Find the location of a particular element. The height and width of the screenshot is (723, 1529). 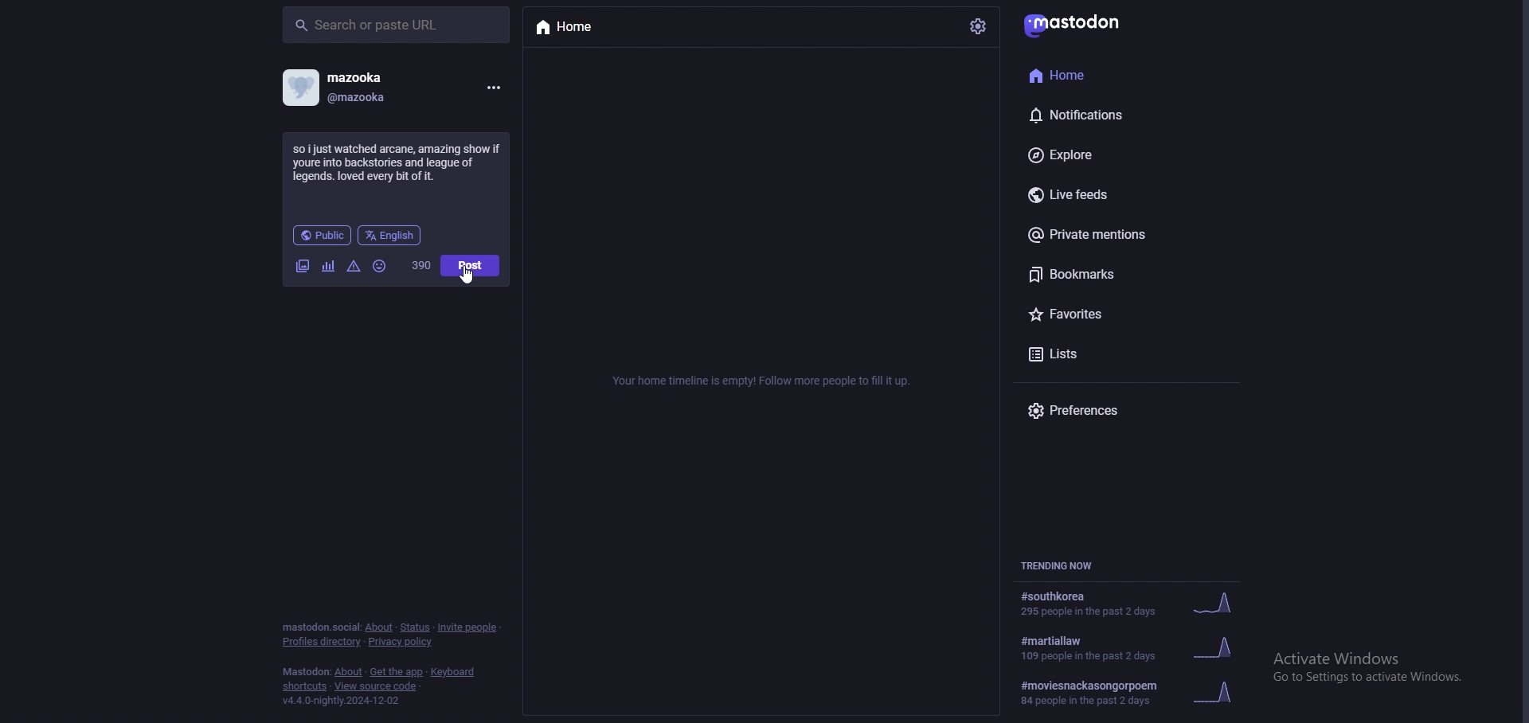

profiles directory is located at coordinates (323, 643).